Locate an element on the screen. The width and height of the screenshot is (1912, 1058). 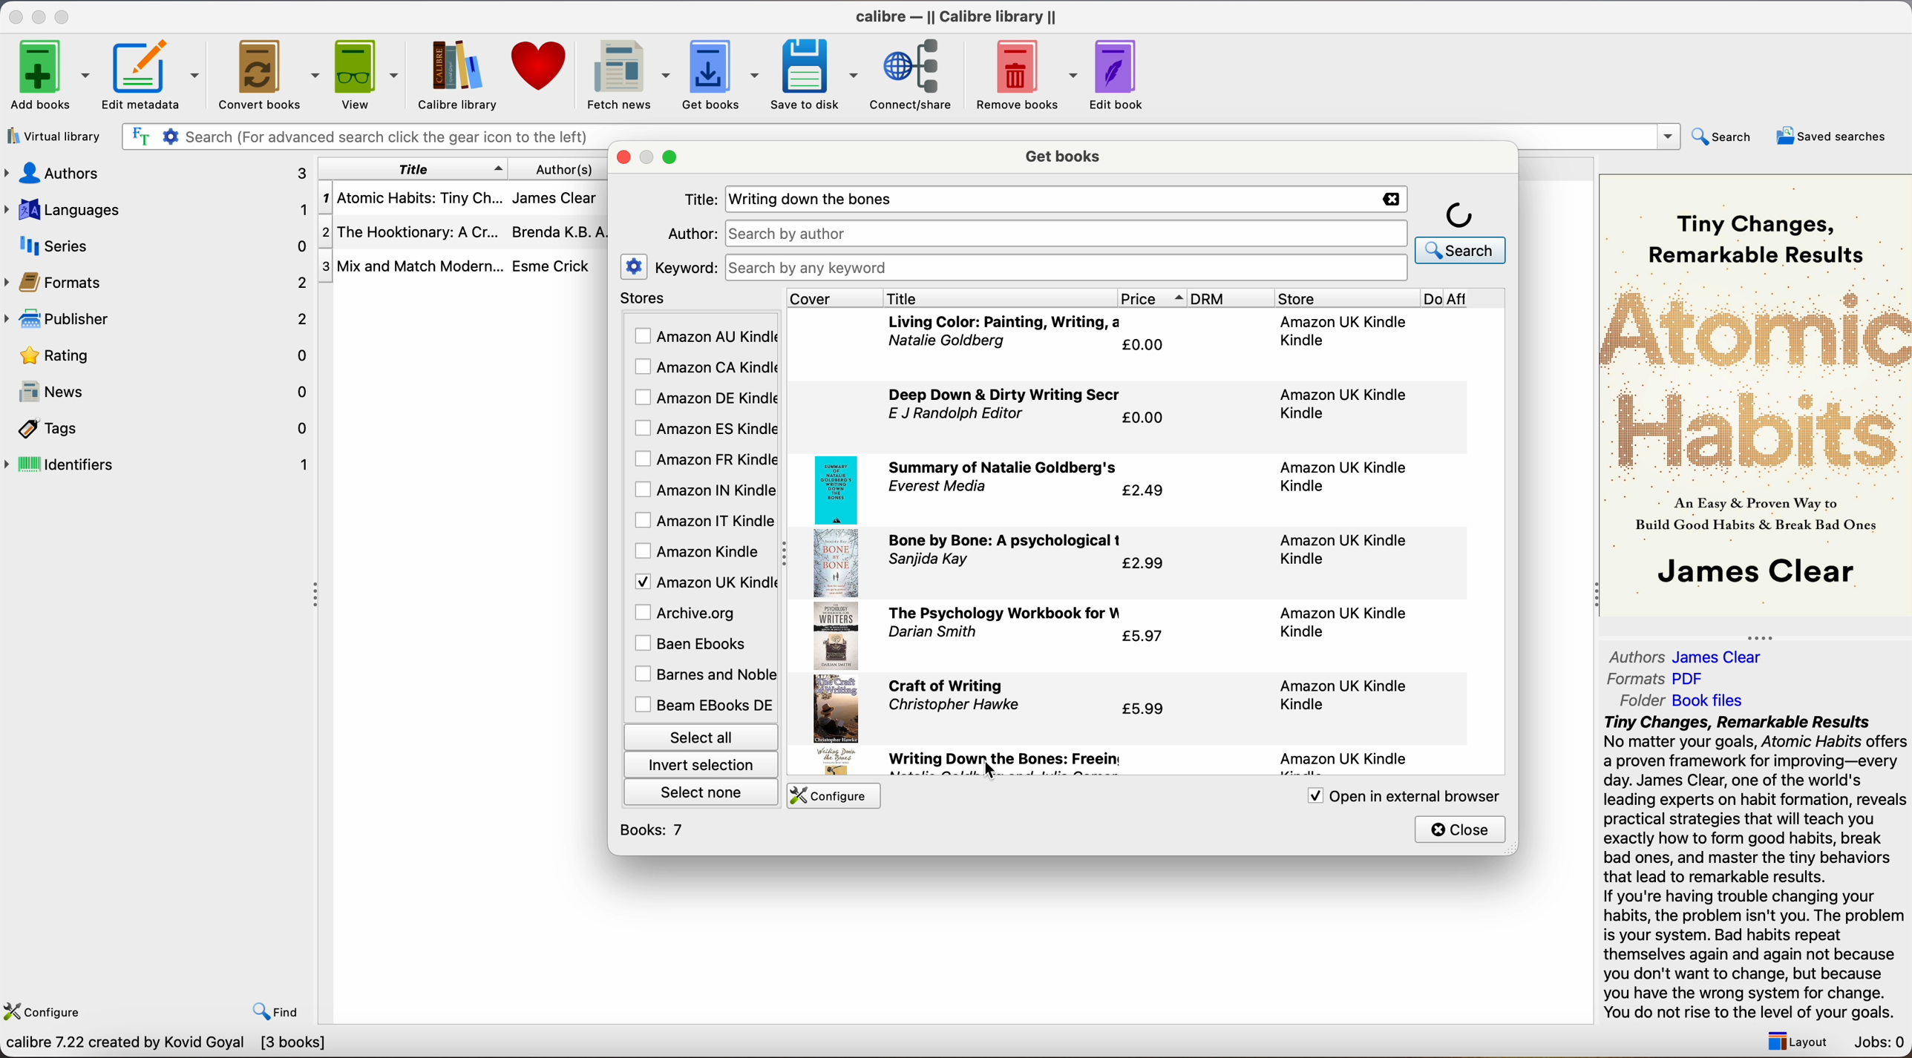
keyword is located at coordinates (686, 267).